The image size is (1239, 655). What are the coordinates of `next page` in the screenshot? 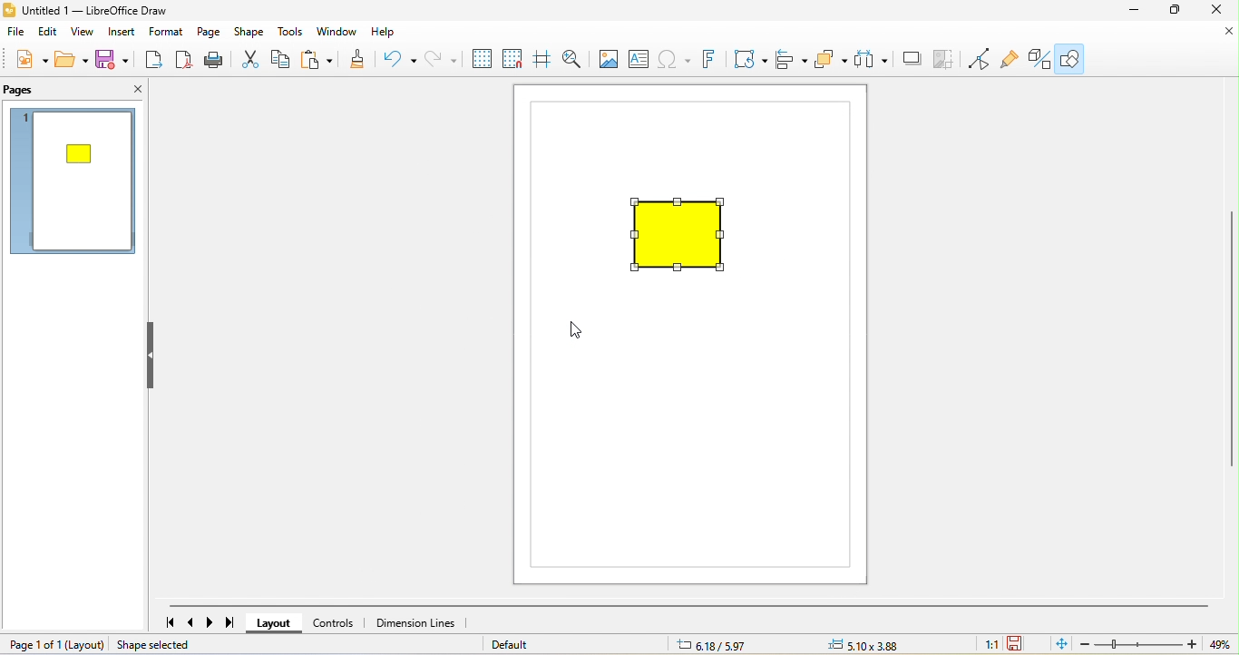 It's located at (213, 623).